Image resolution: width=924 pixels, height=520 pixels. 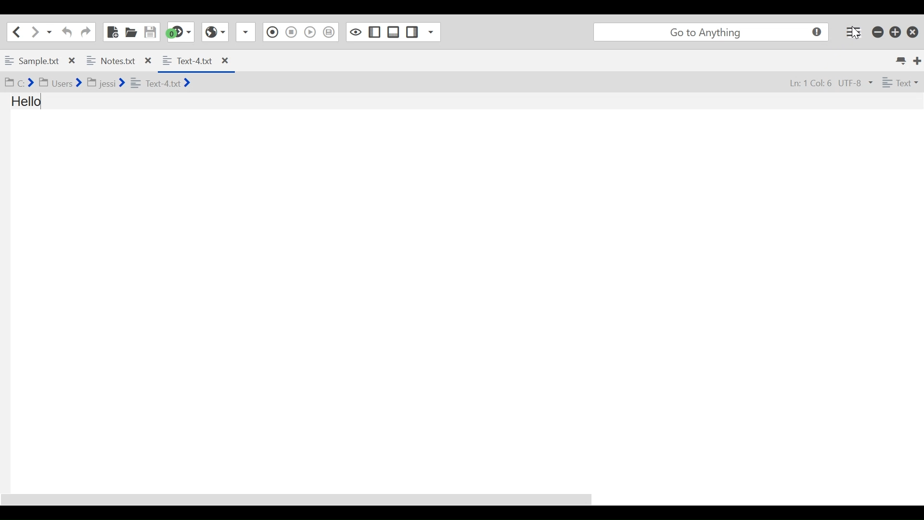 I want to click on Share File, so click(x=246, y=32).